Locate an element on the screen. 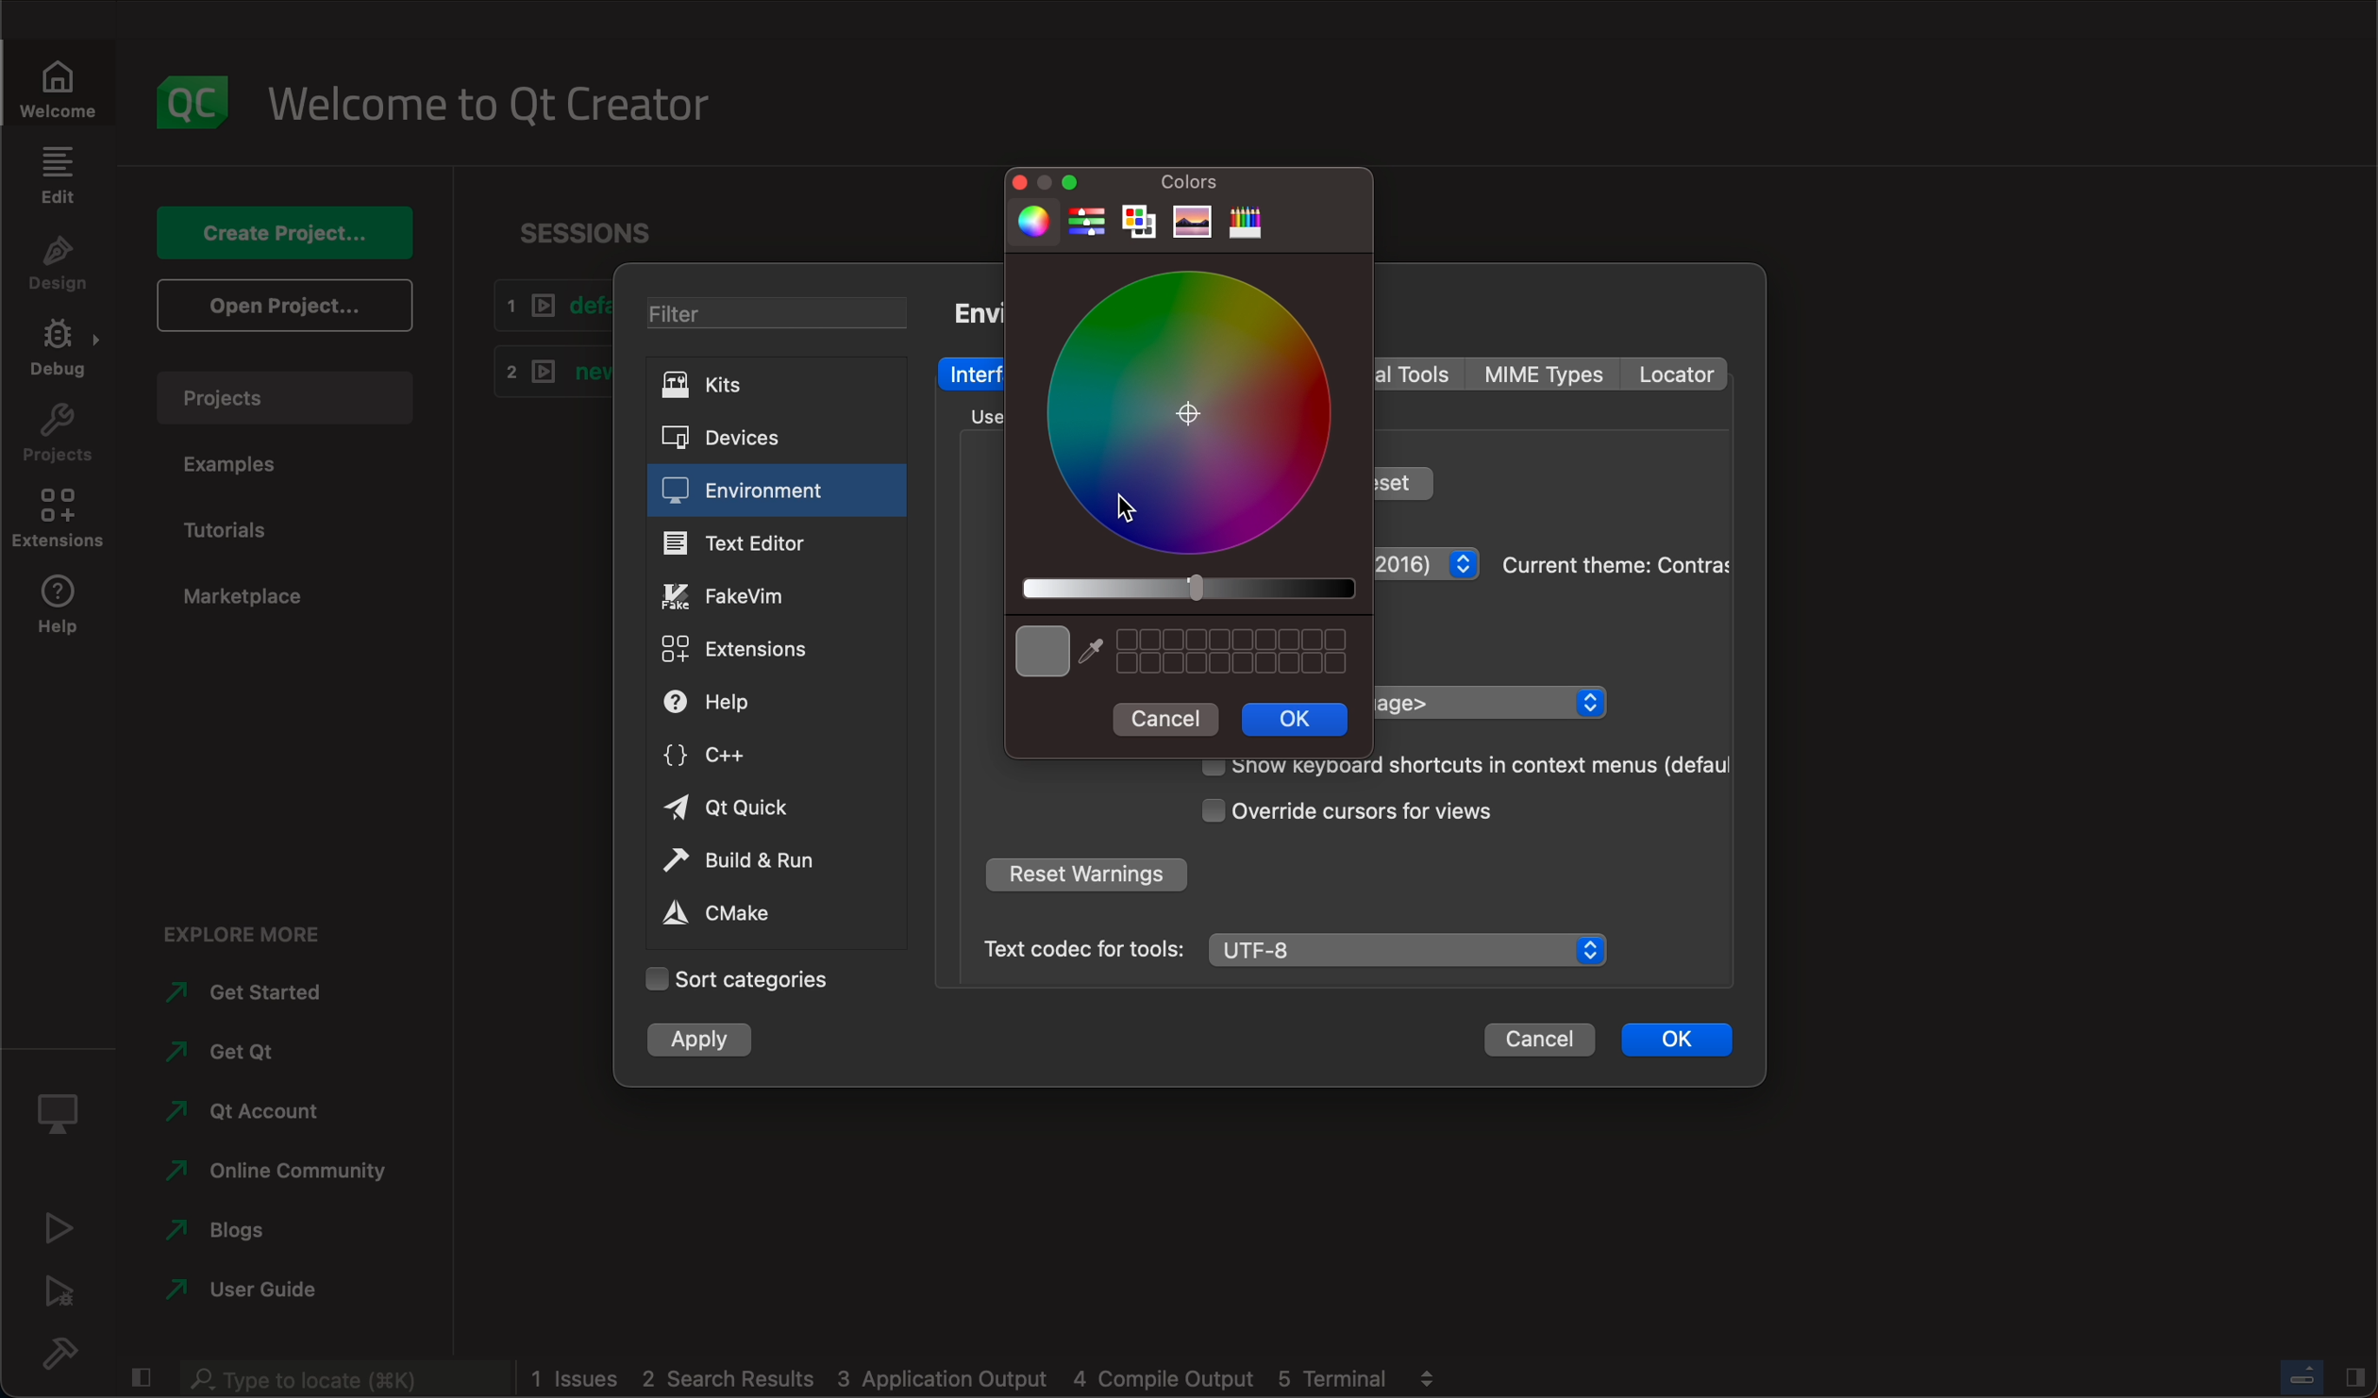 The image size is (2378, 1398). edit is located at coordinates (57, 175).